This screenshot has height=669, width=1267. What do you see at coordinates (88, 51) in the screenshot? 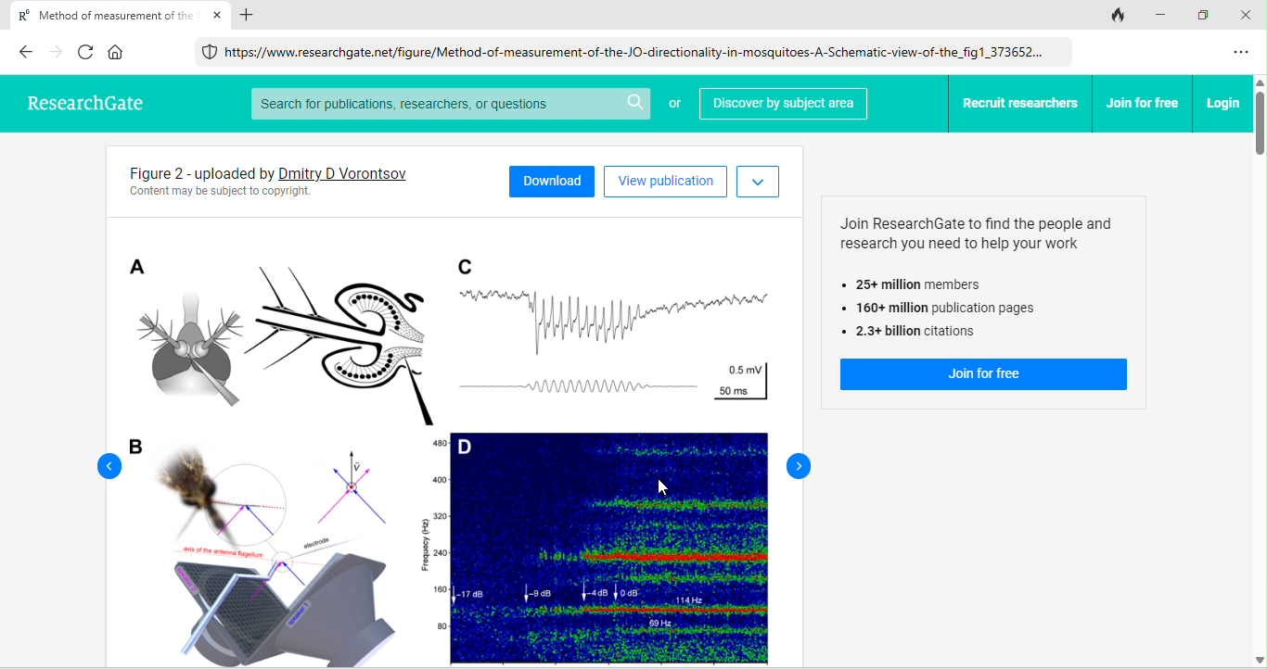
I see `reload` at bounding box center [88, 51].